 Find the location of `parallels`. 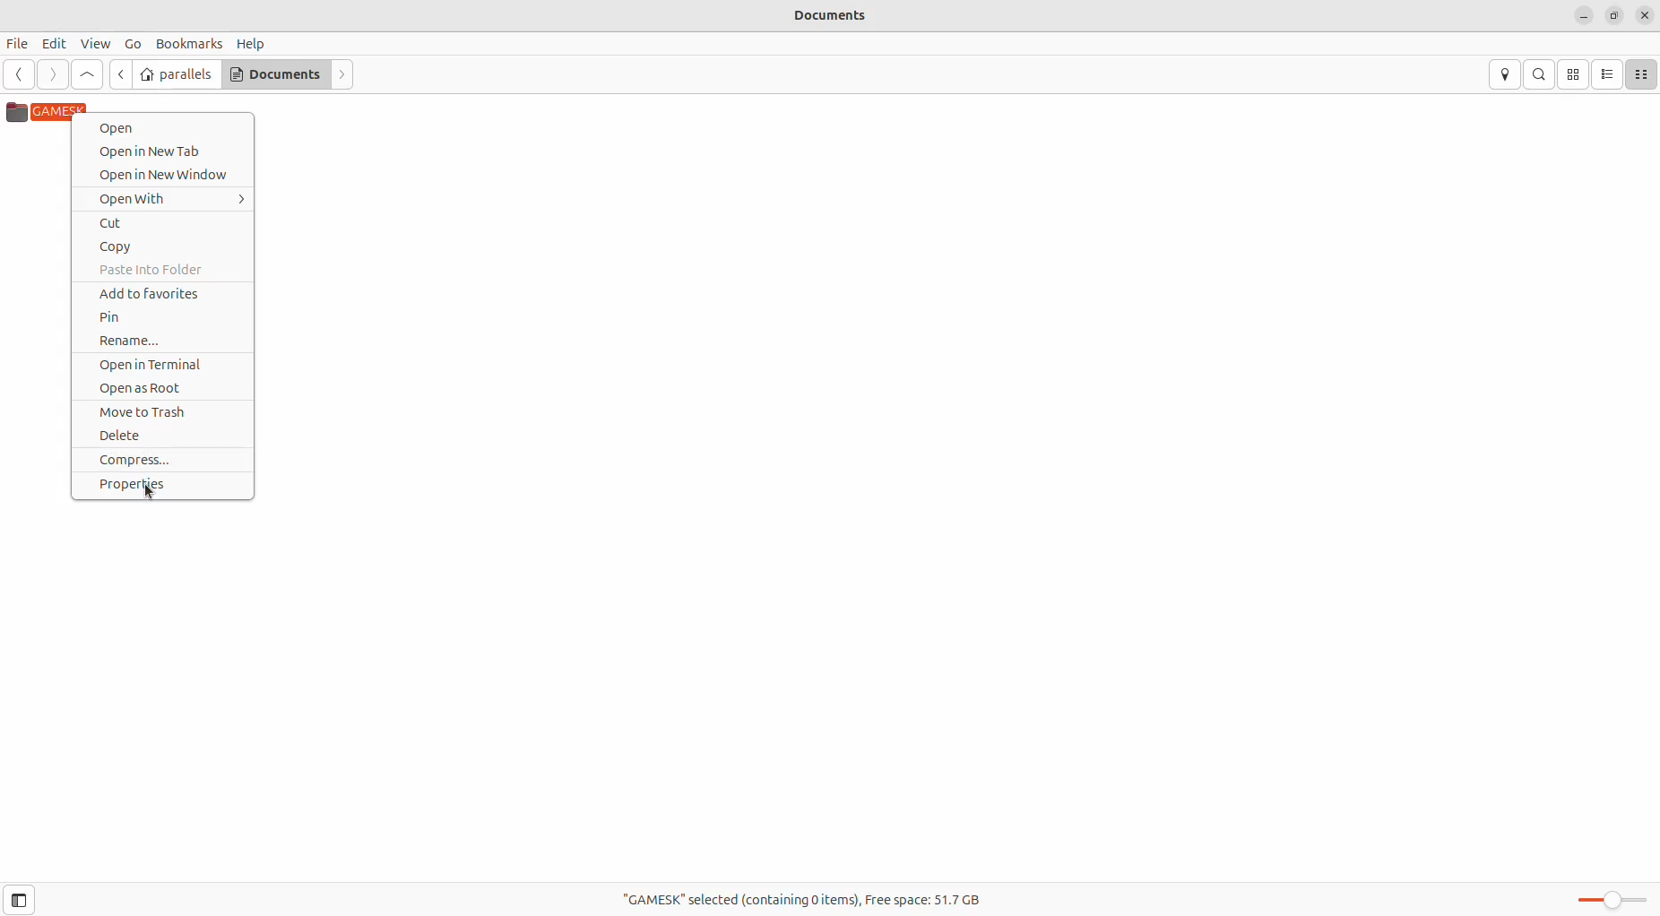

parallels is located at coordinates (177, 74).